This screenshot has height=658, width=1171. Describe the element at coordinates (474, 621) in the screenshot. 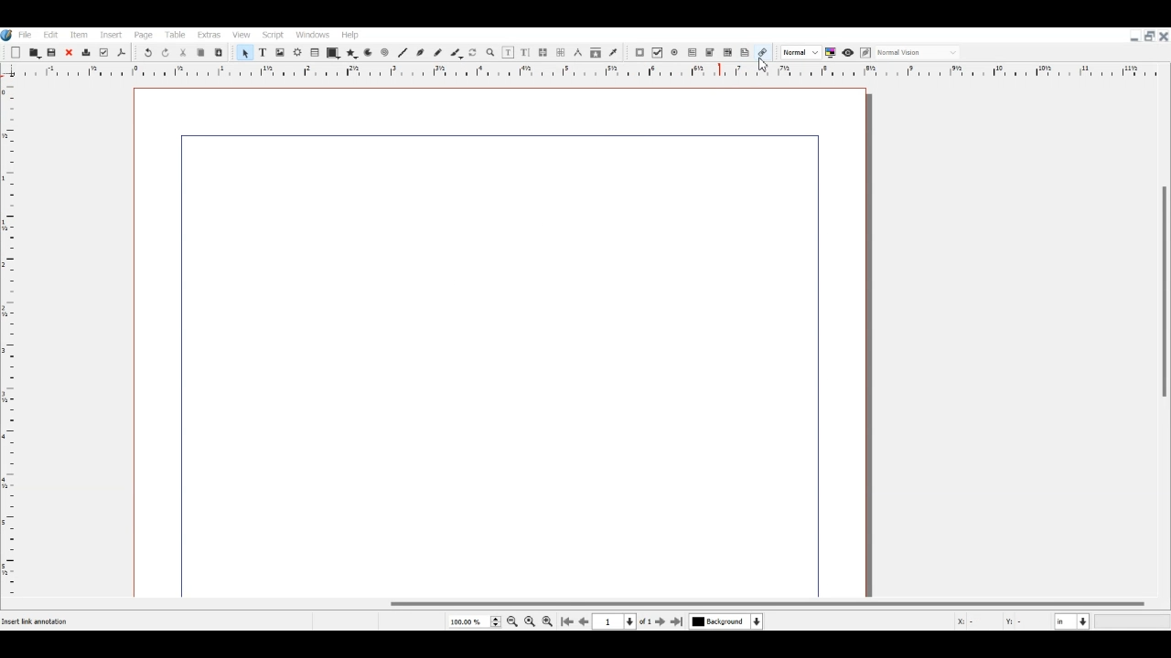

I see `Select Current Page` at that location.